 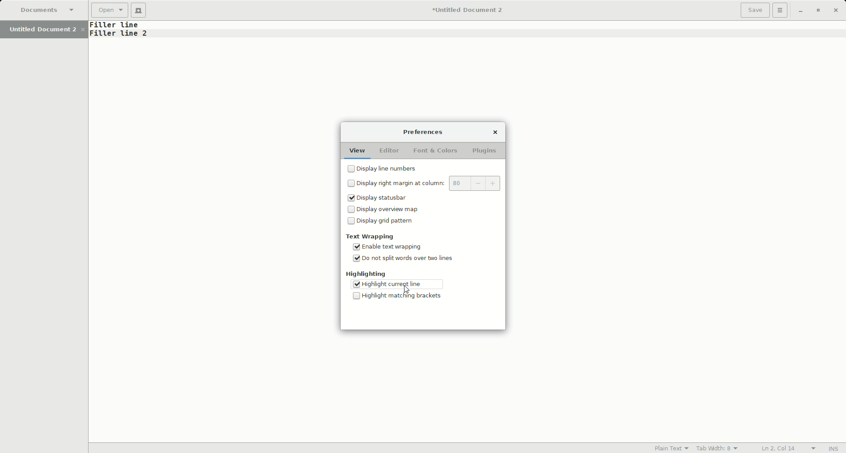 I want to click on Font and Colors, so click(x=434, y=151).